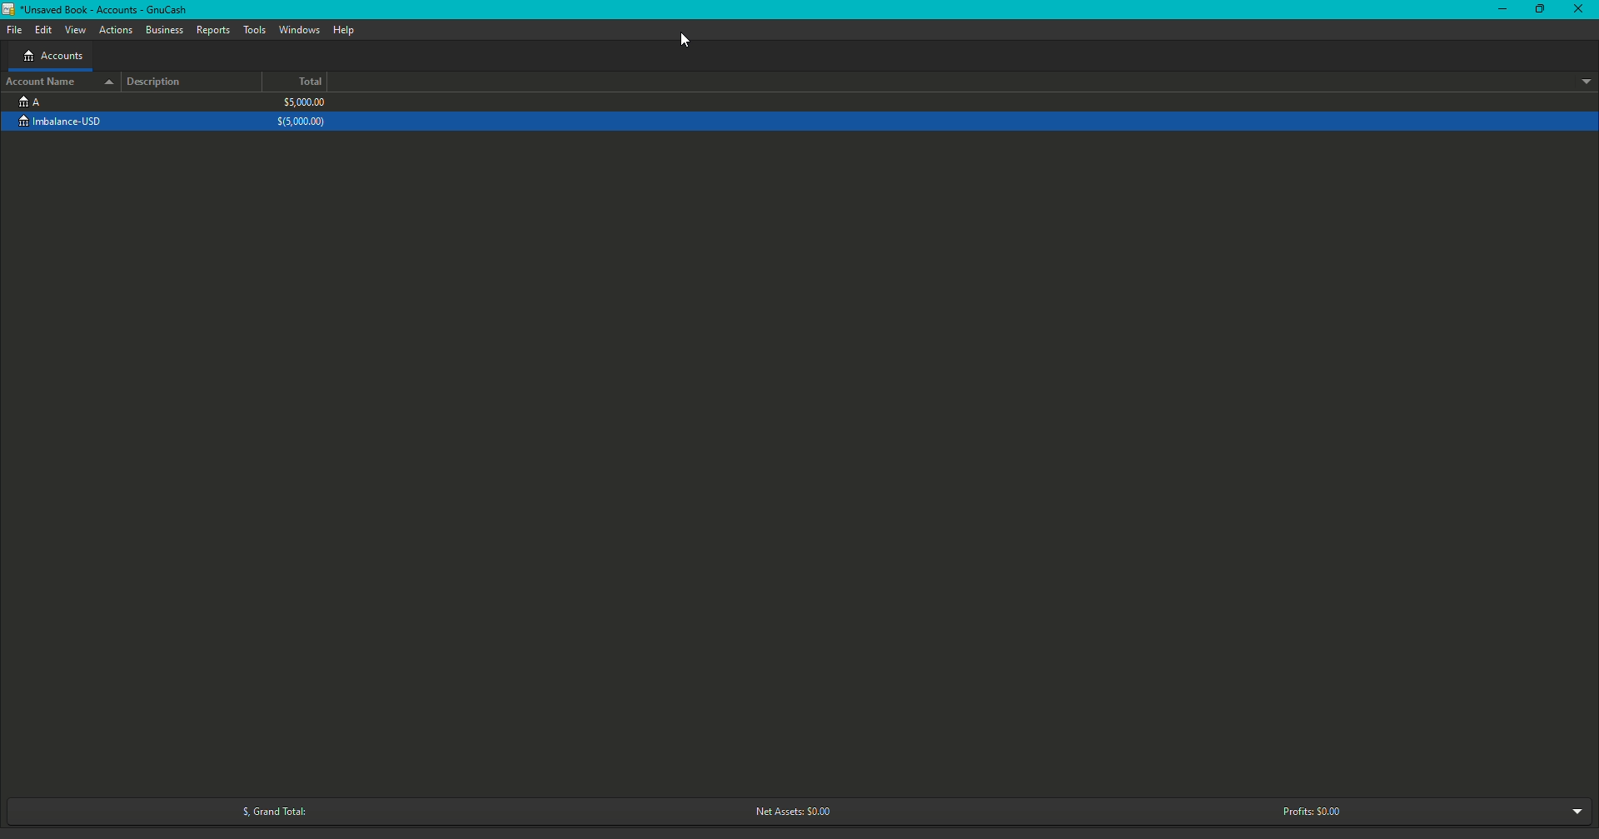 The height and width of the screenshot is (839, 1599). Describe the element at coordinates (98, 12) in the screenshot. I see `GnuCash` at that location.